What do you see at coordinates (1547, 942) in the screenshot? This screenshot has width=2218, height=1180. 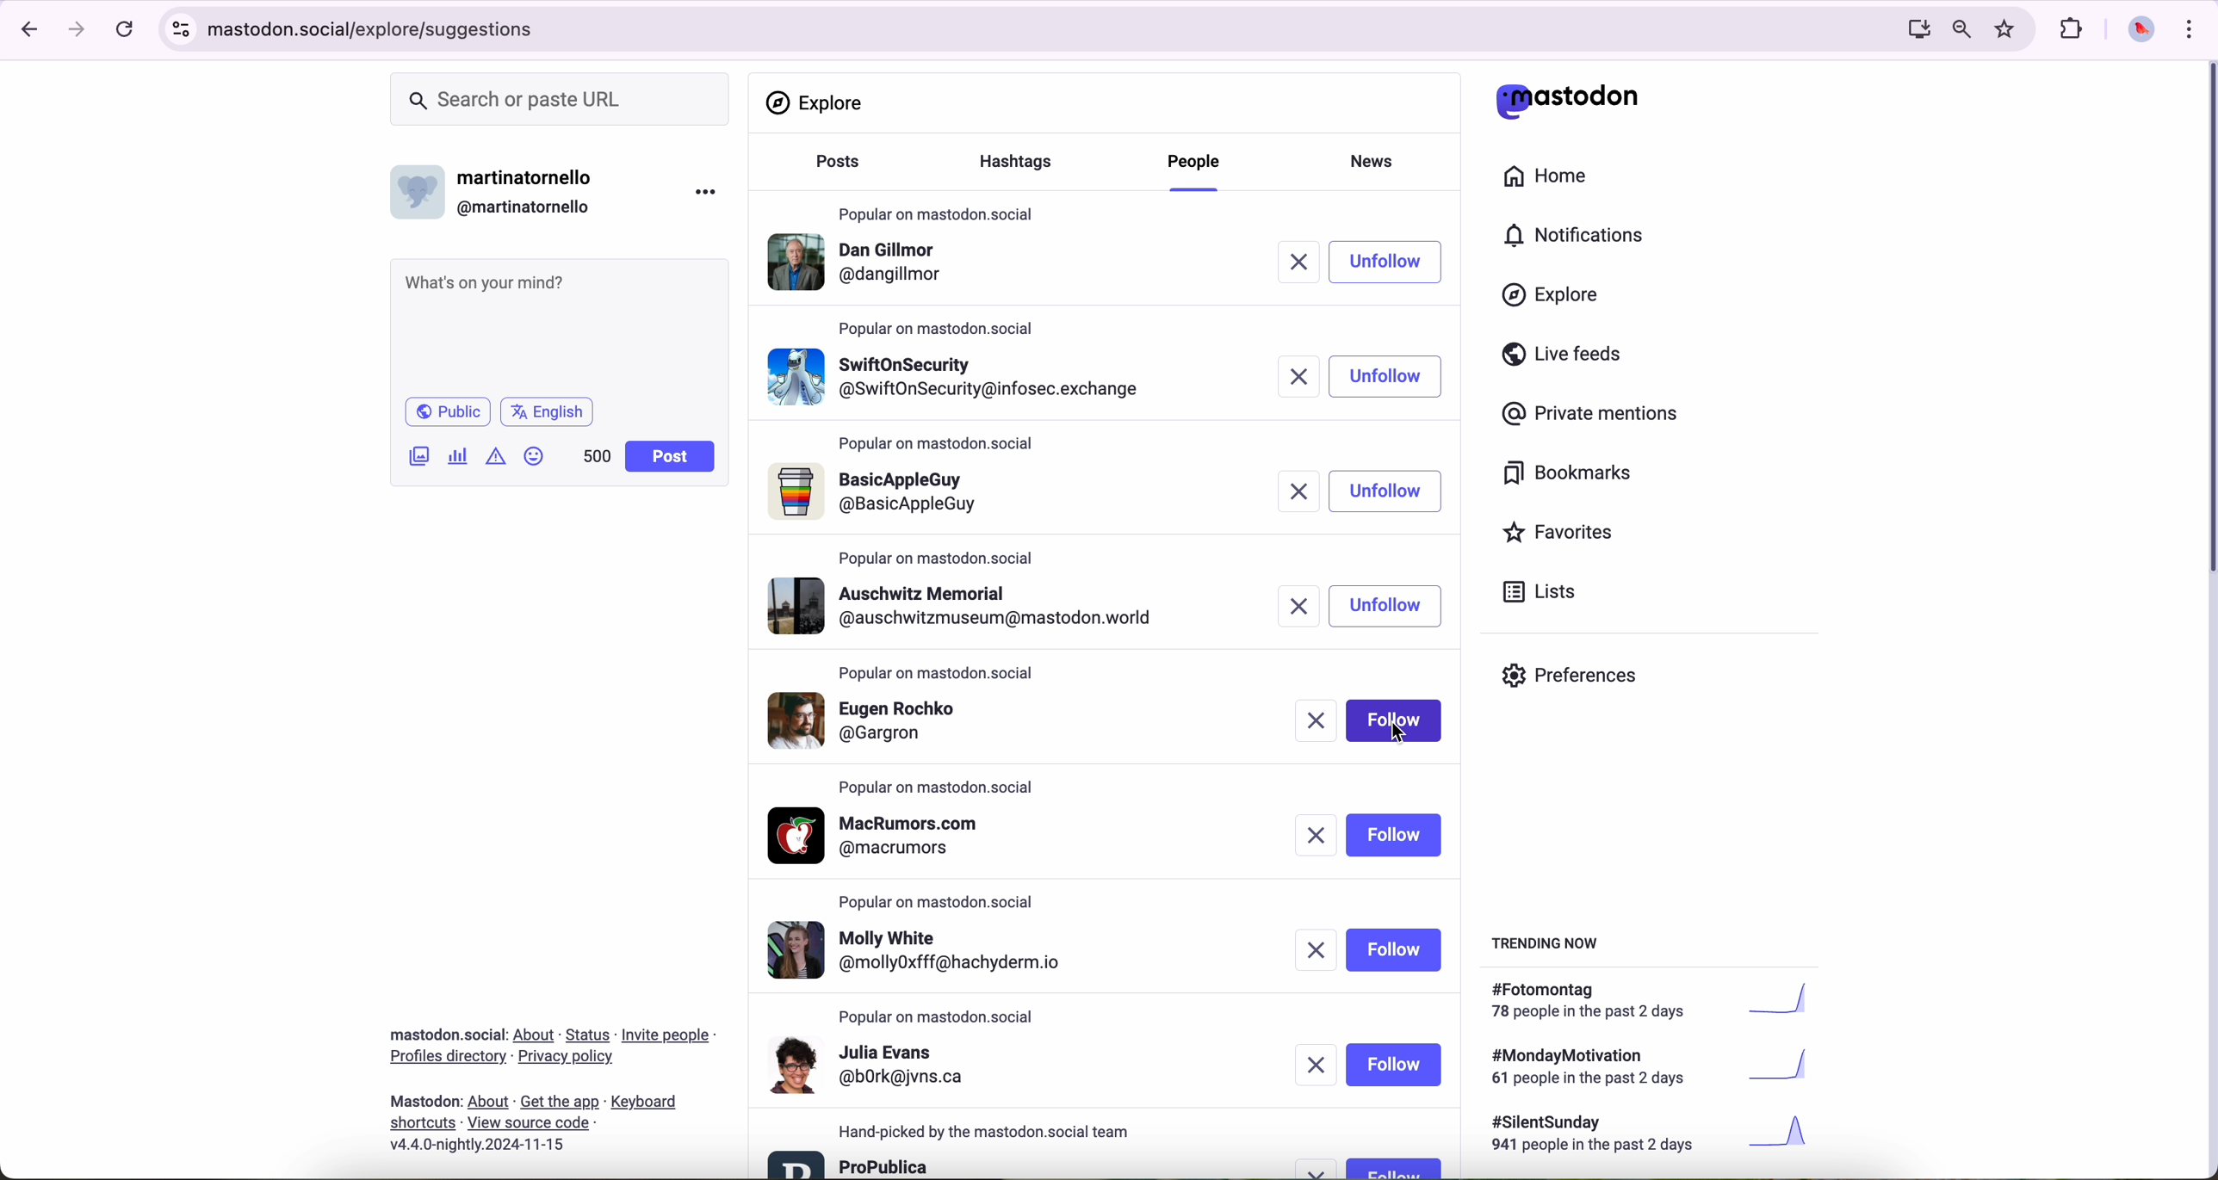 I see `trending now` at bounding box center [1547, 942].